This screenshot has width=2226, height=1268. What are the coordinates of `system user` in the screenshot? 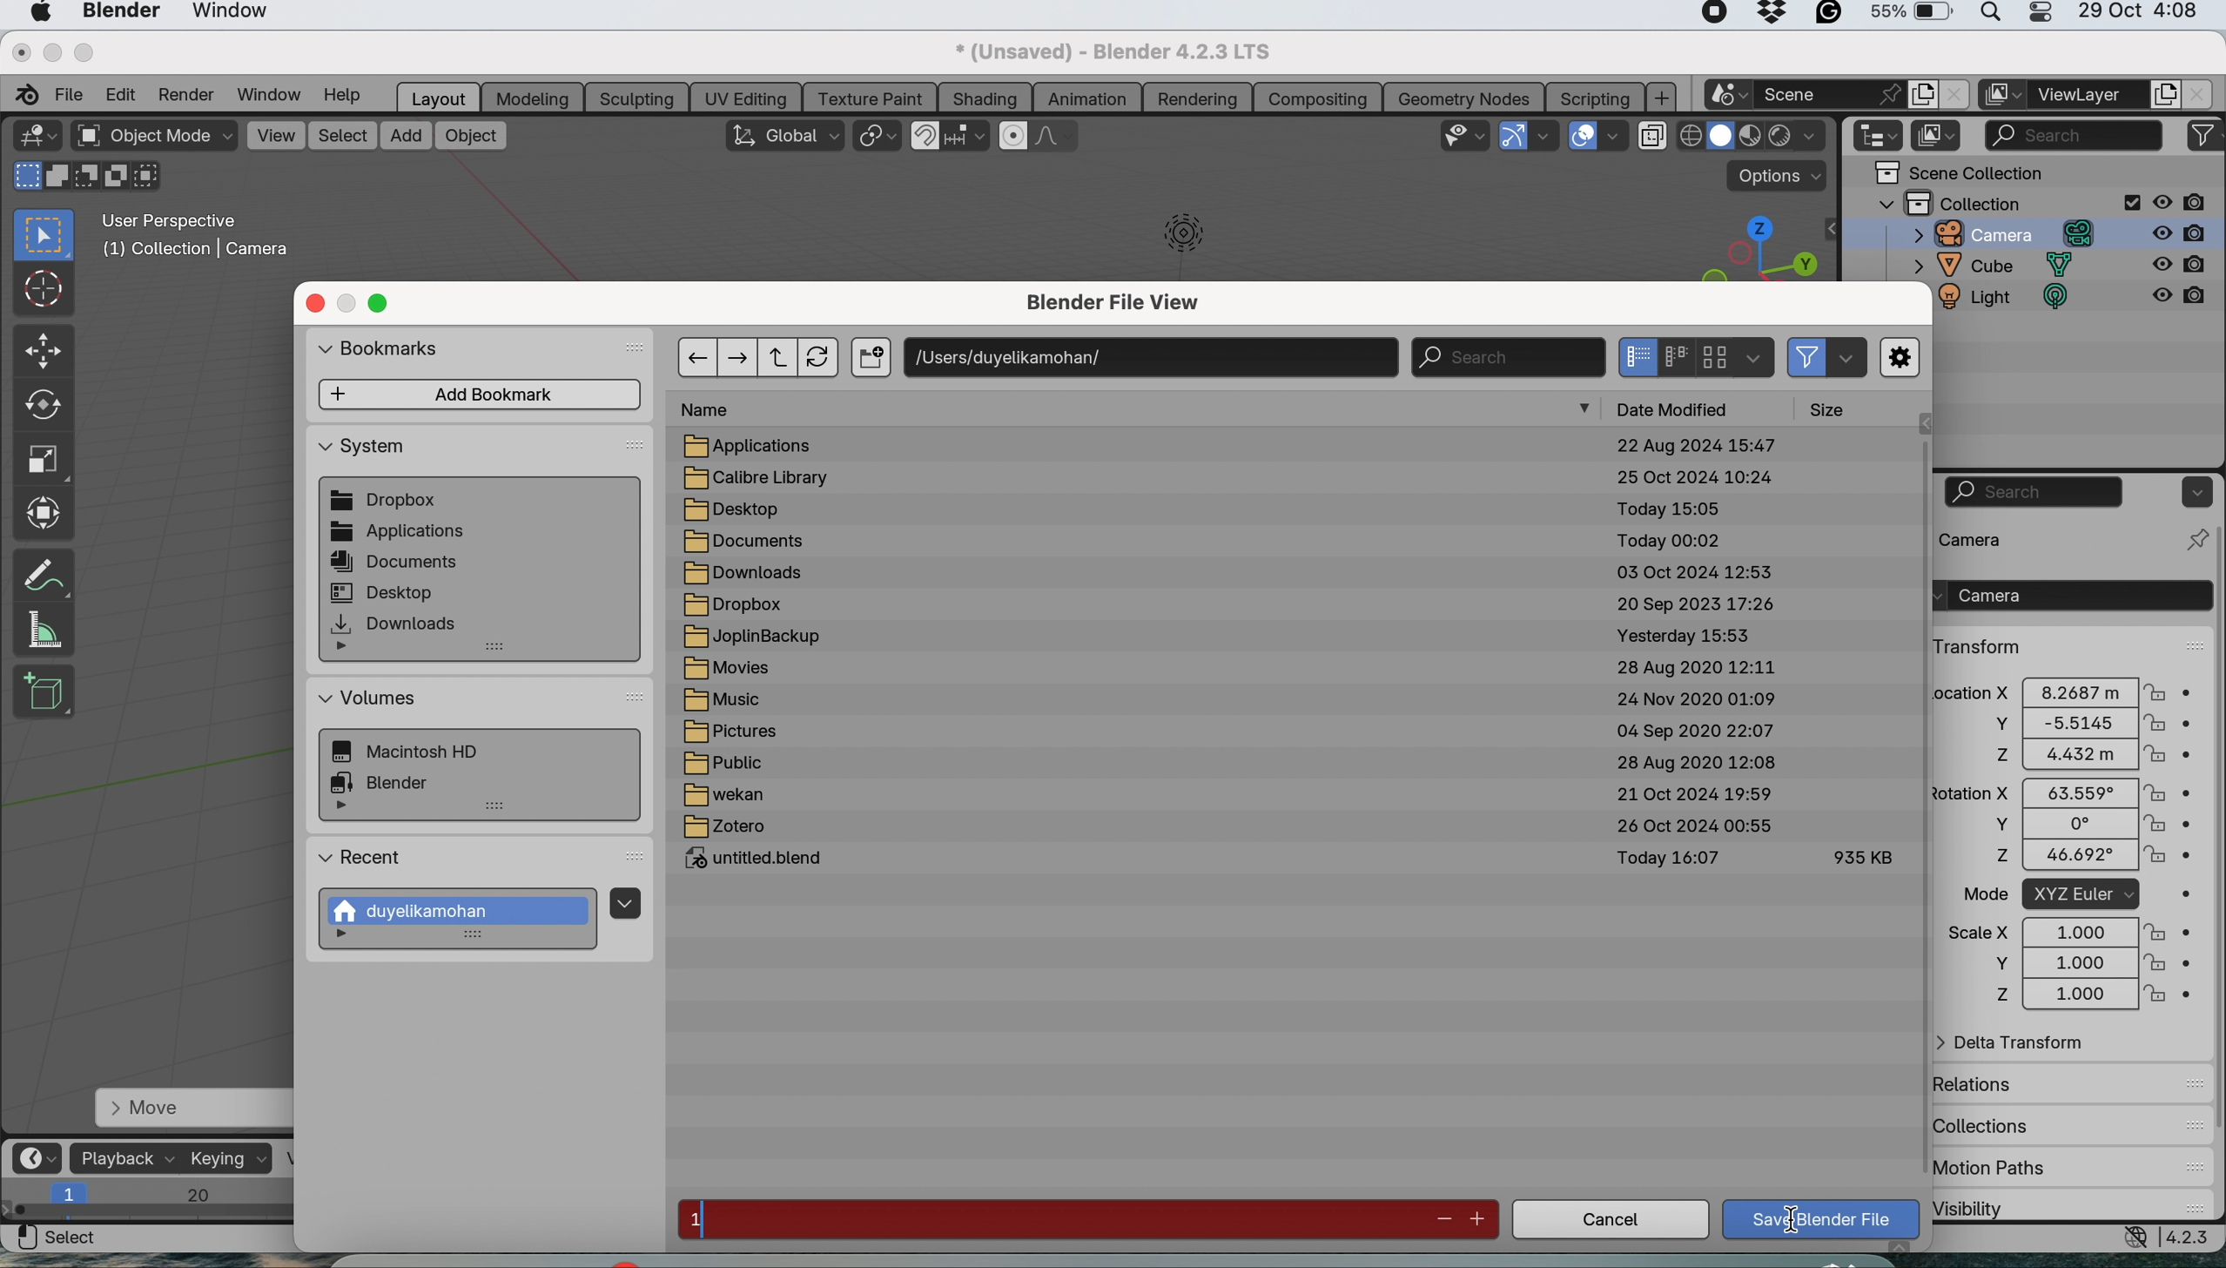 It's located at (463, 911).